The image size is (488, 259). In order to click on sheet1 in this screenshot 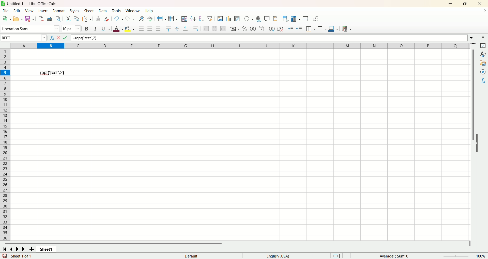, I will do `click(47, 250)`.